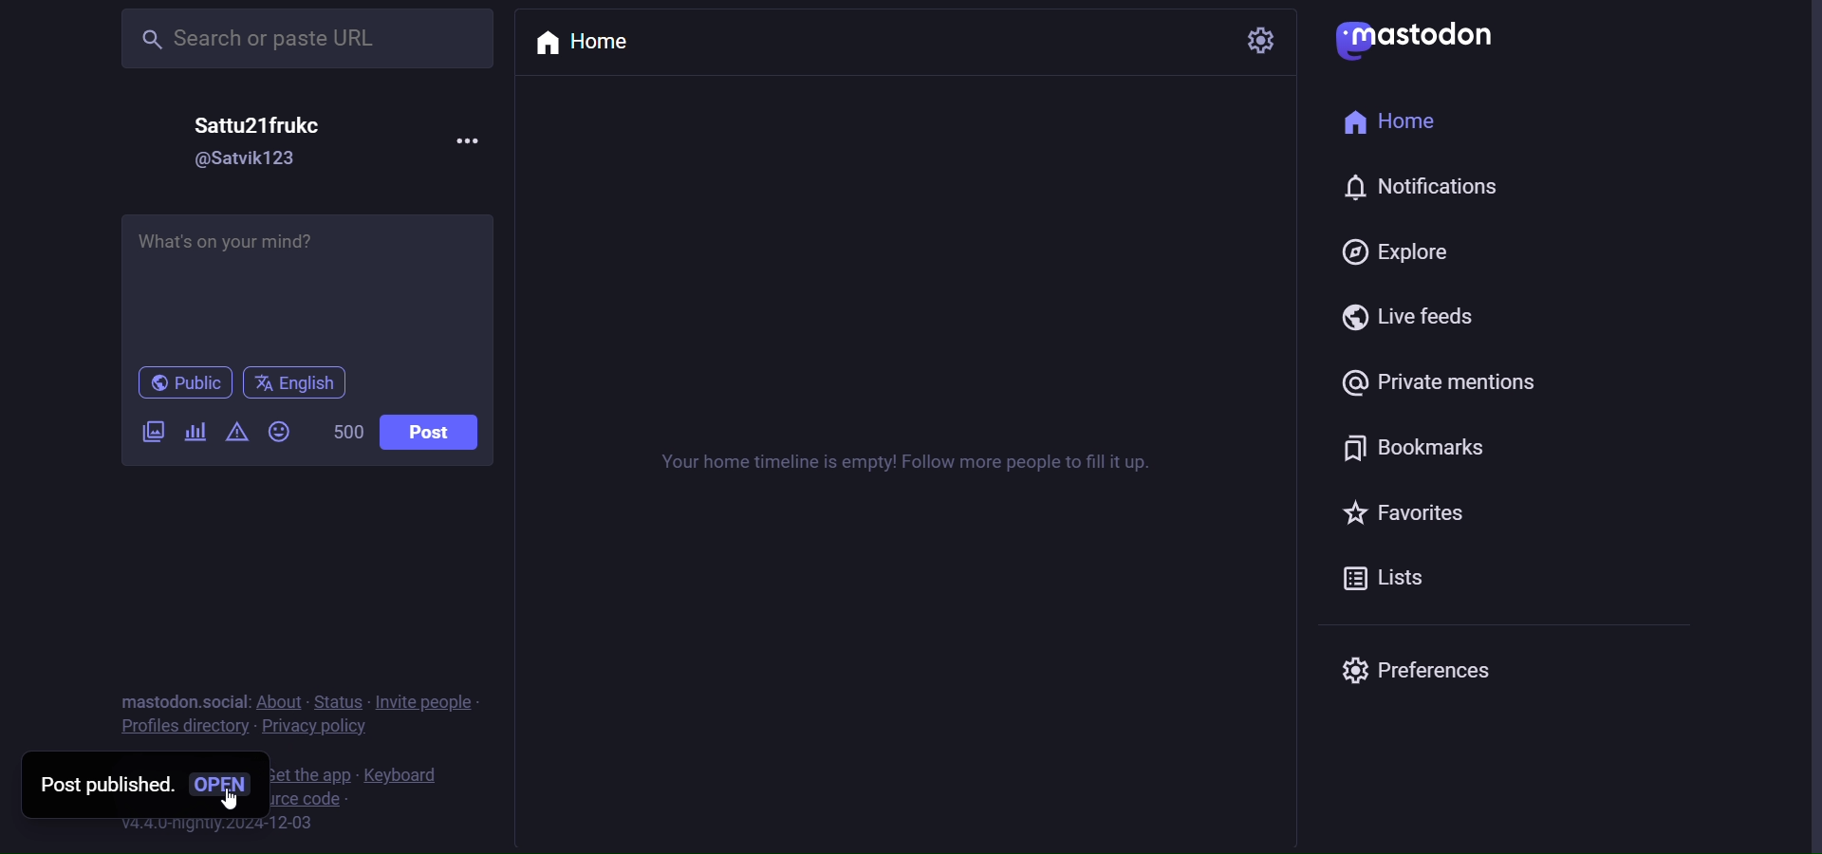  I want to click on search, so click(307, 37).